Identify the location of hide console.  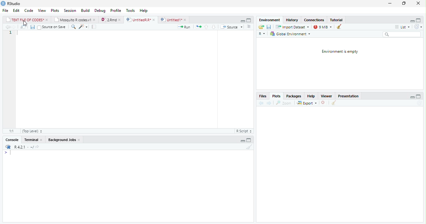
(249, 20).